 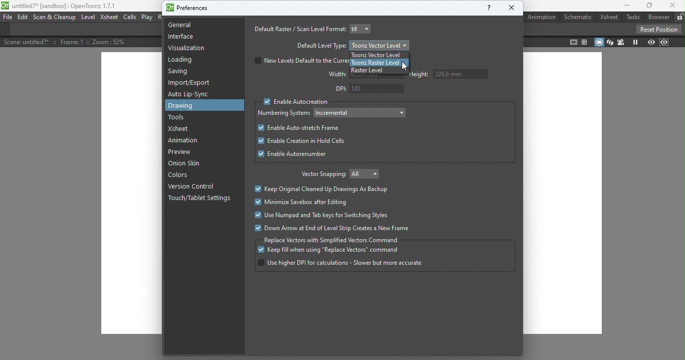 I want to click on Toonz vector level, so click(x=380, y=45).